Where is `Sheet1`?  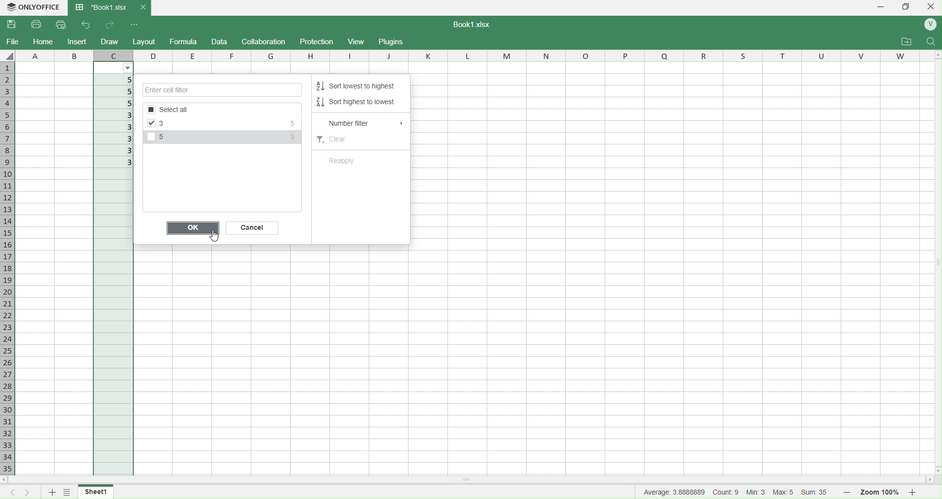 Sheet1 is located at coordinates (100, 492).